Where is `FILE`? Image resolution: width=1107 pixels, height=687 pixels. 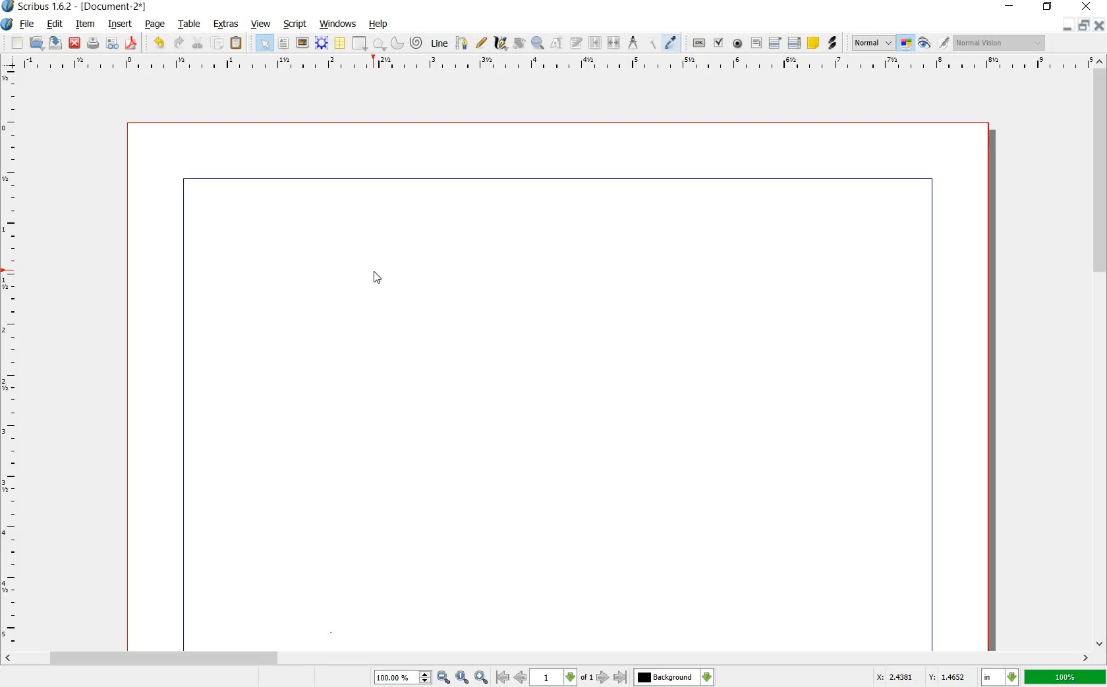 FILE is located at coordinates (27, 25).